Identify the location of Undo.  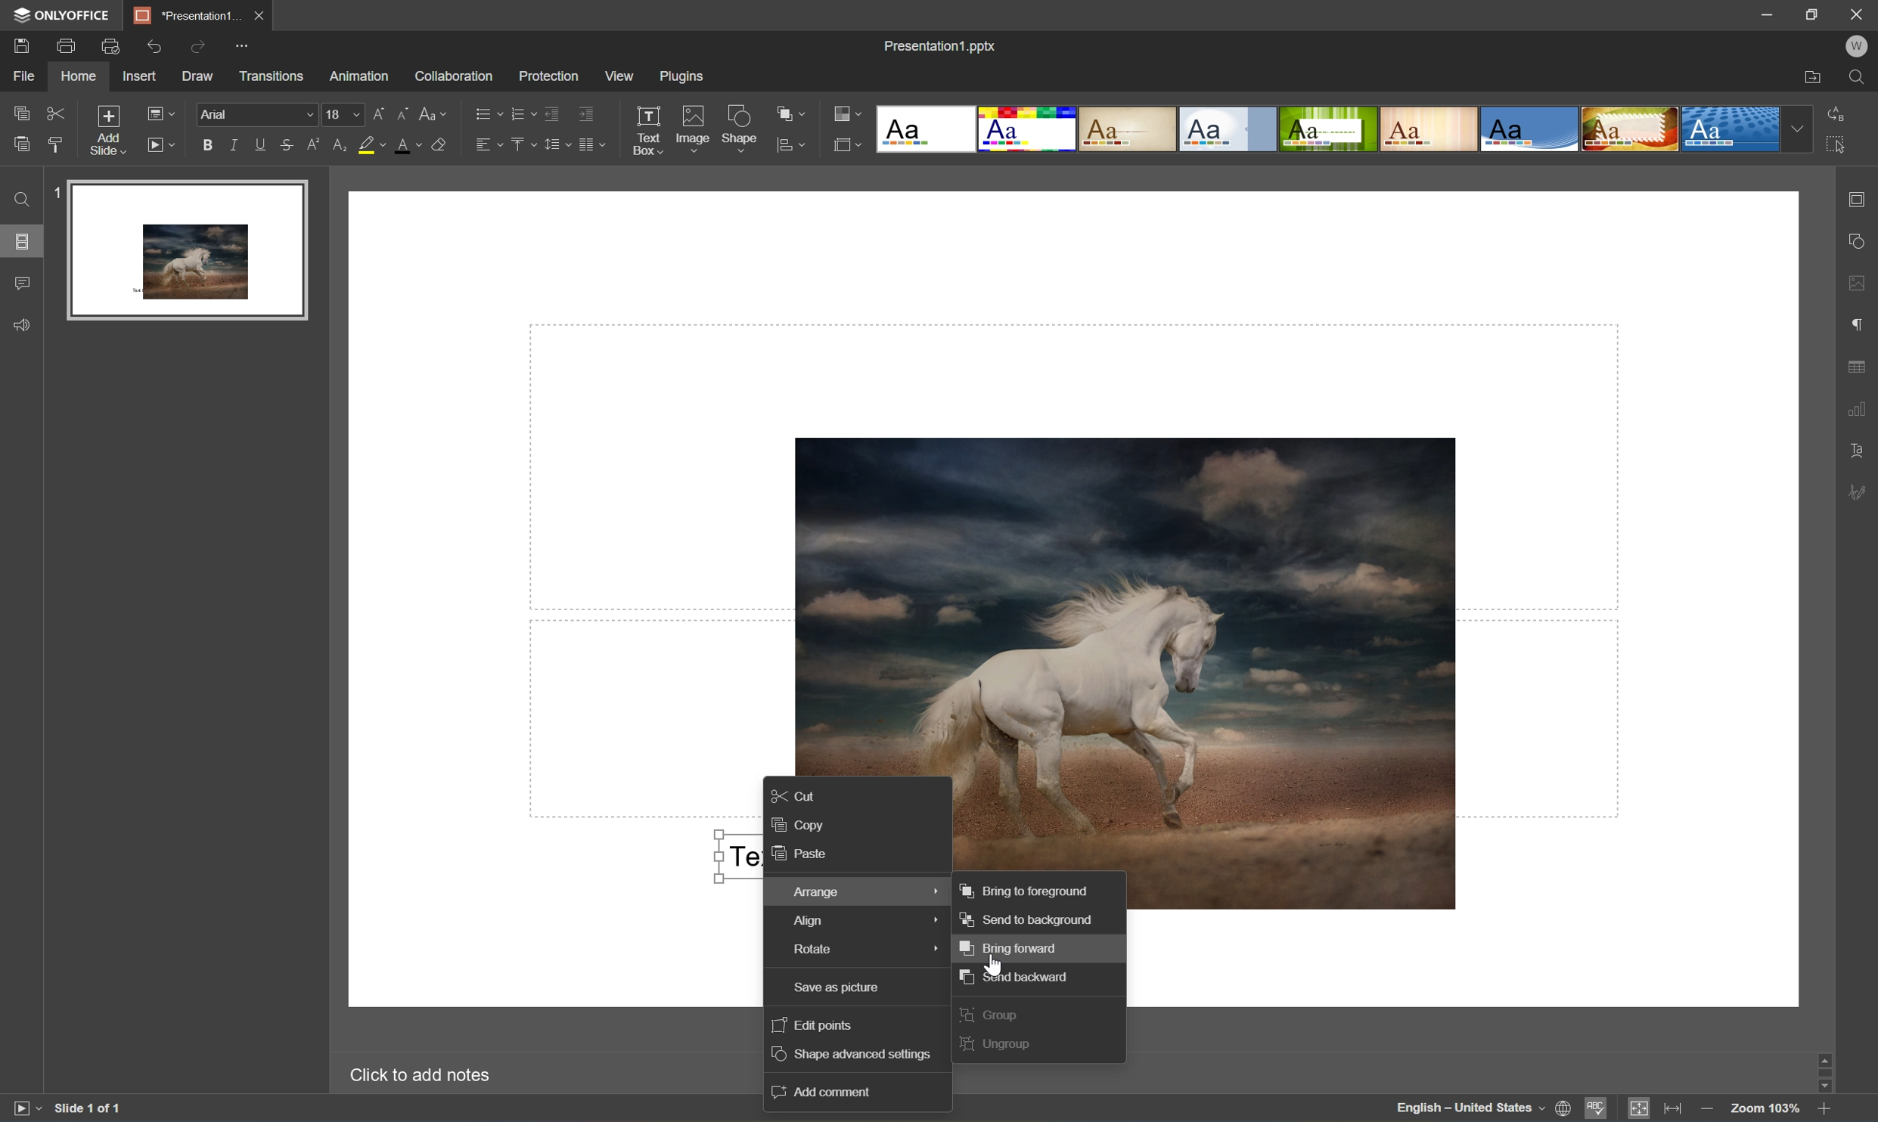
(157, 48).